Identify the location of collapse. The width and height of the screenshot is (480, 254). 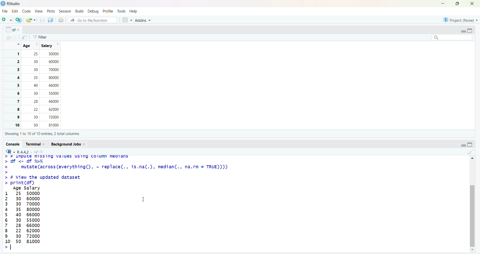
(470, 30).